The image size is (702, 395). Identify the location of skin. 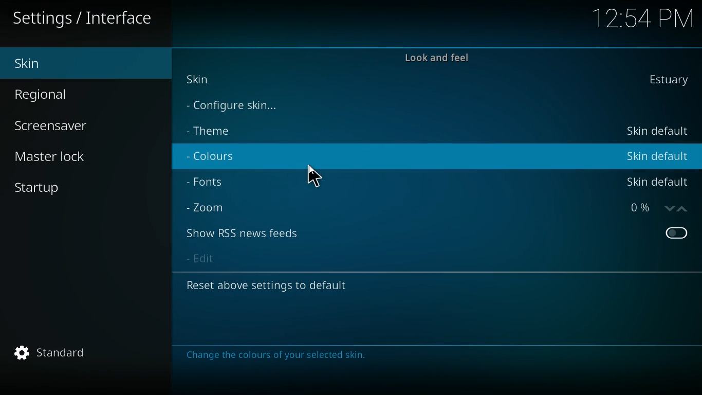
(67, 62).